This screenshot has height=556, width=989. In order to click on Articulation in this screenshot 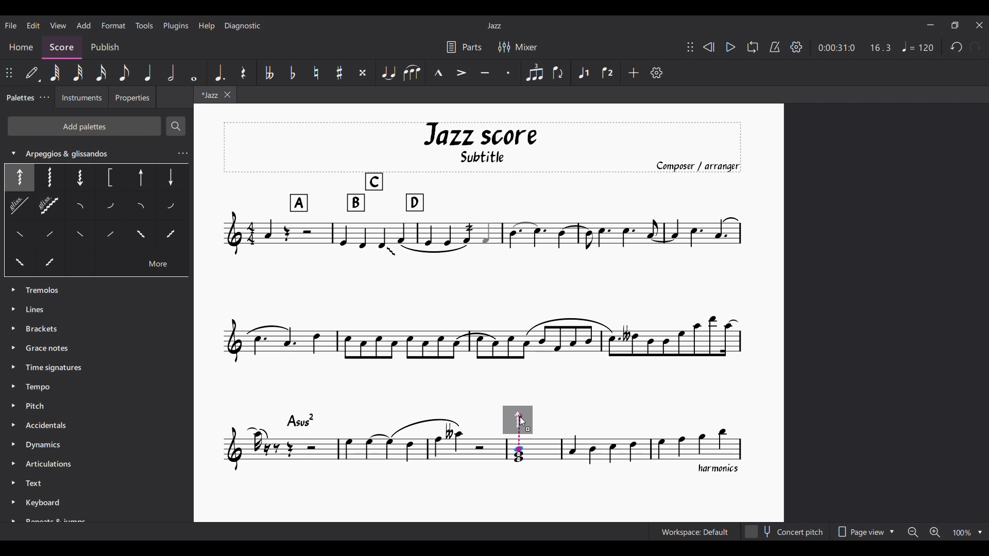, I will do `click(52, 465)`.